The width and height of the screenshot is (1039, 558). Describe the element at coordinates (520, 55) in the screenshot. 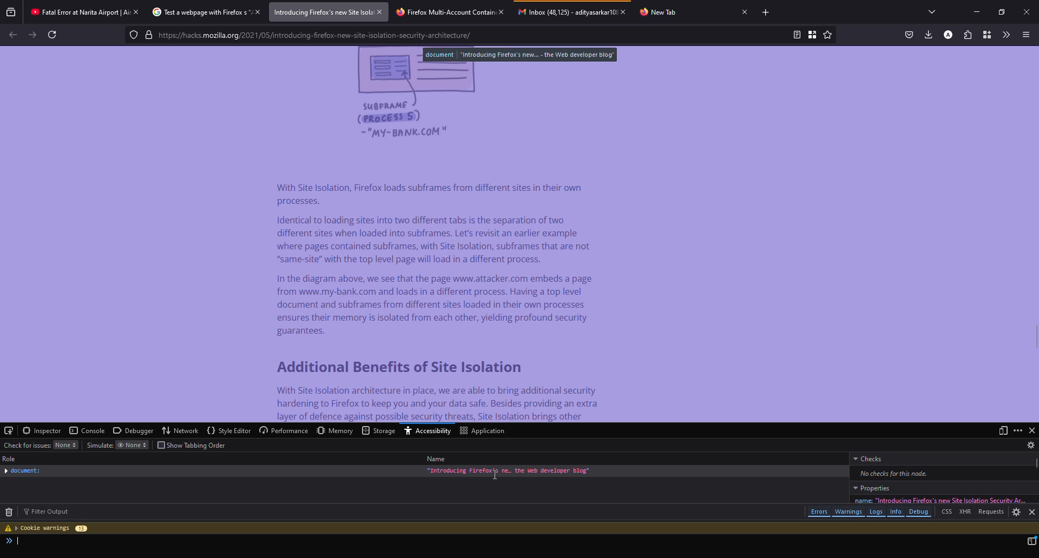

I see `document` at that location.